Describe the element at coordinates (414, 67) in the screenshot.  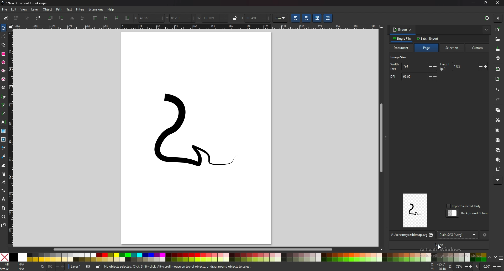
I see `width` at that location.